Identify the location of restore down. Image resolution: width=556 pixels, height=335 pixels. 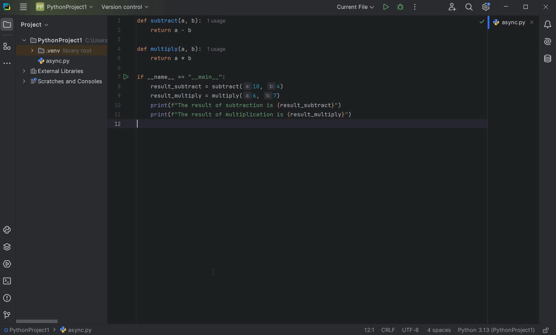
(527, 7).